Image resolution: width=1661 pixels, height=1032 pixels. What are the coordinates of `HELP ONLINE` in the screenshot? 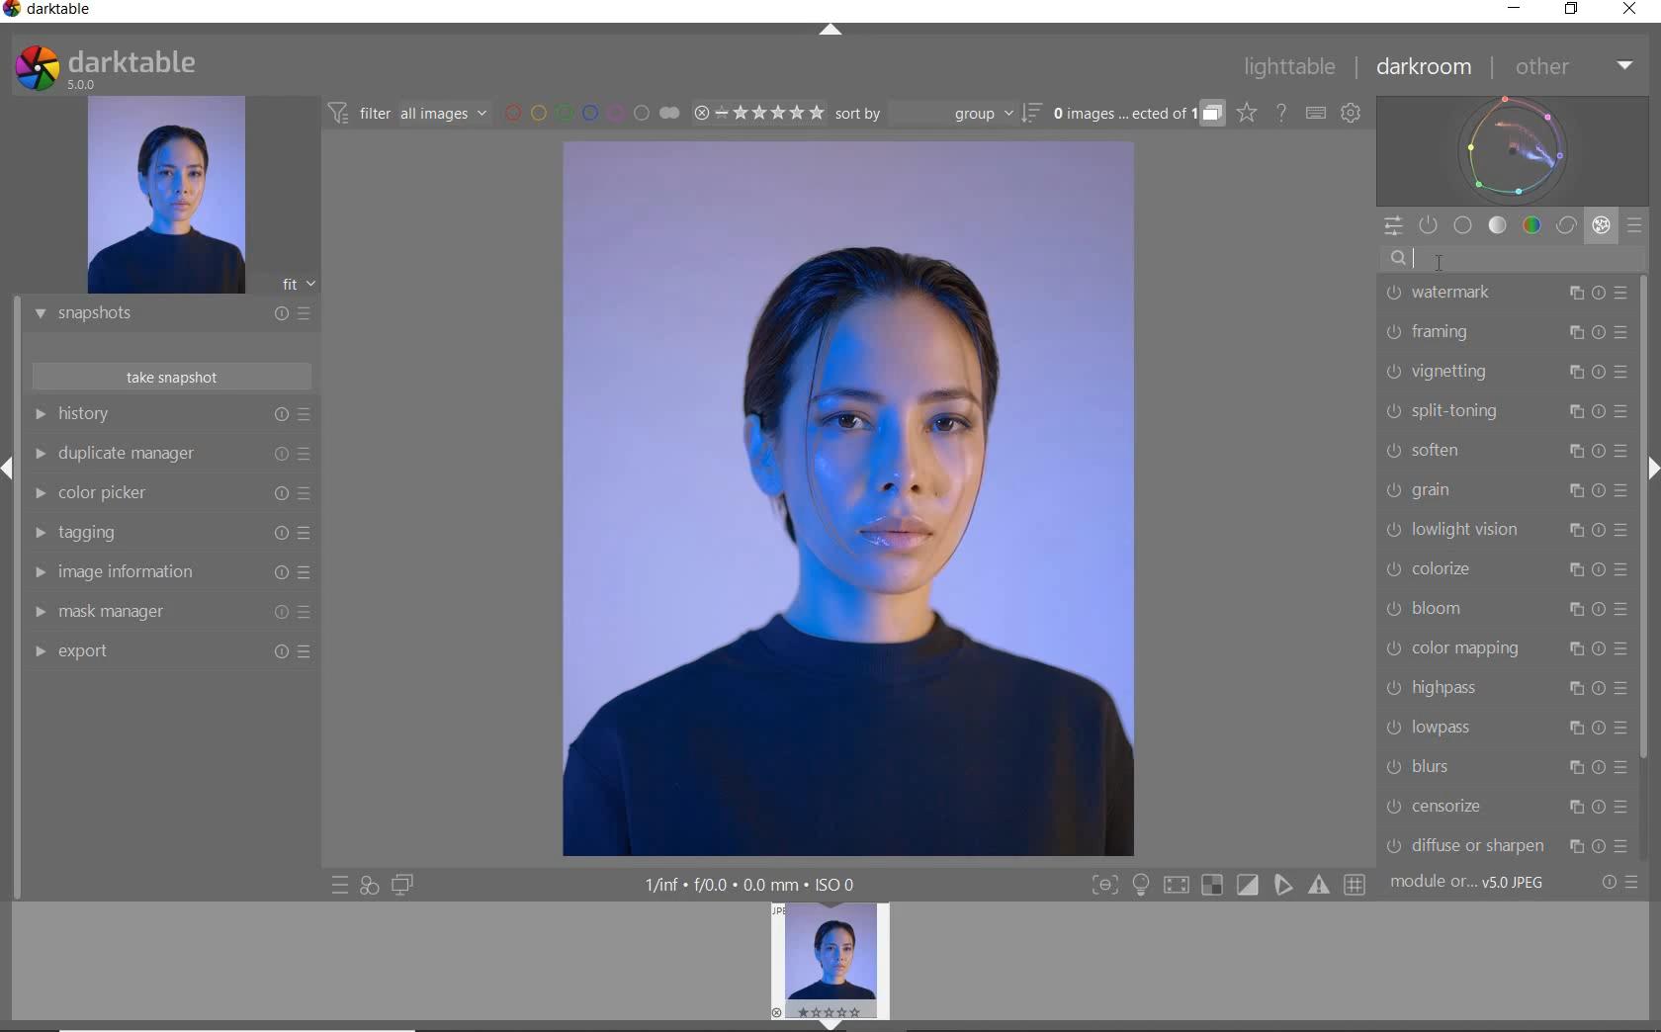 It's located at (1281, 112).